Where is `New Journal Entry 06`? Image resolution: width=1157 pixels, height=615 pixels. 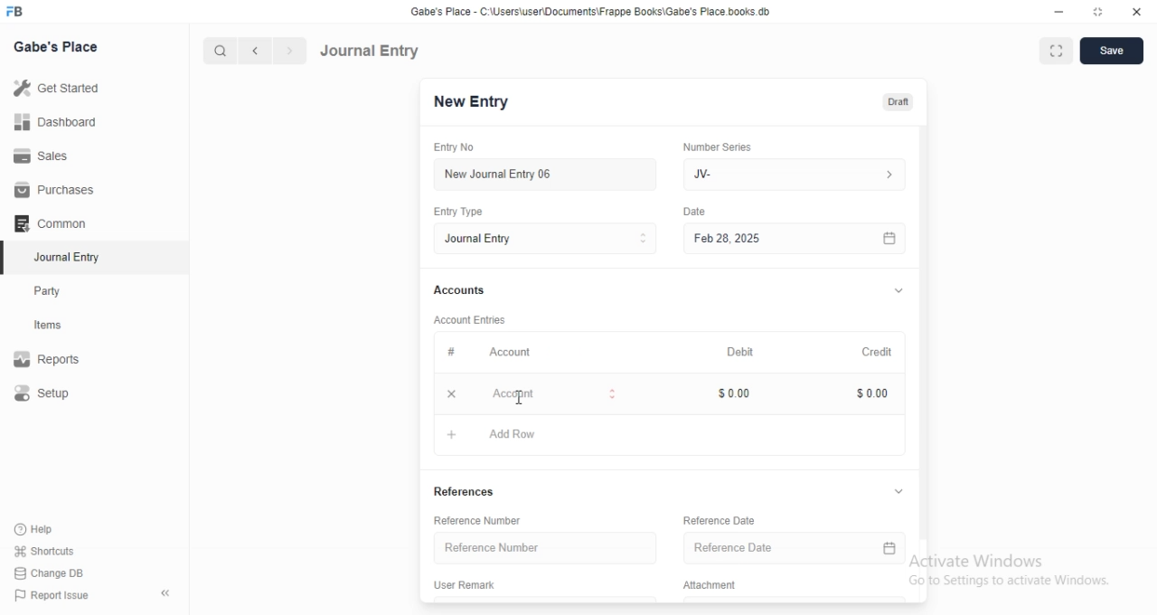
New Journal Entry 06 is located at coordinates (540, 173).